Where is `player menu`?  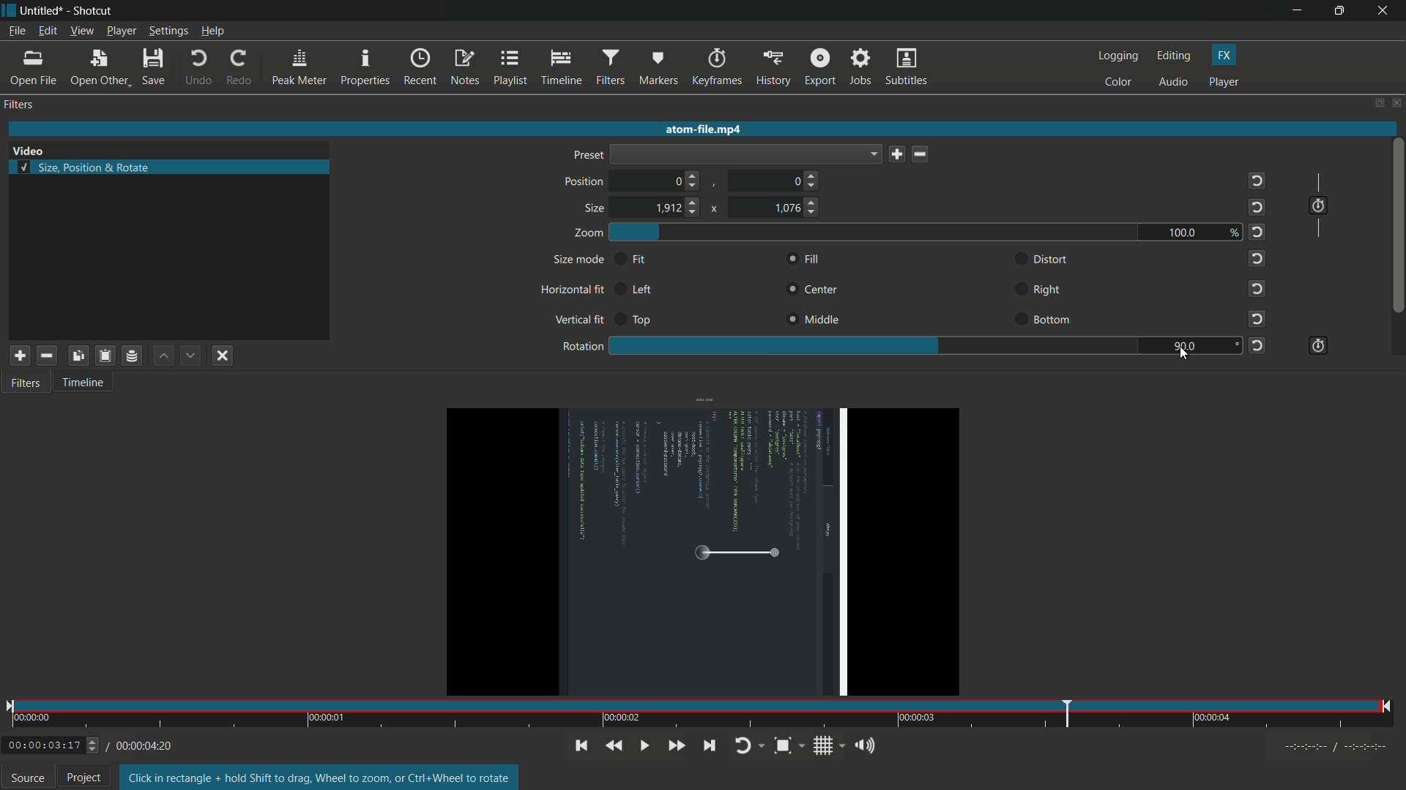
player menu is located at coordinates (121, 31).